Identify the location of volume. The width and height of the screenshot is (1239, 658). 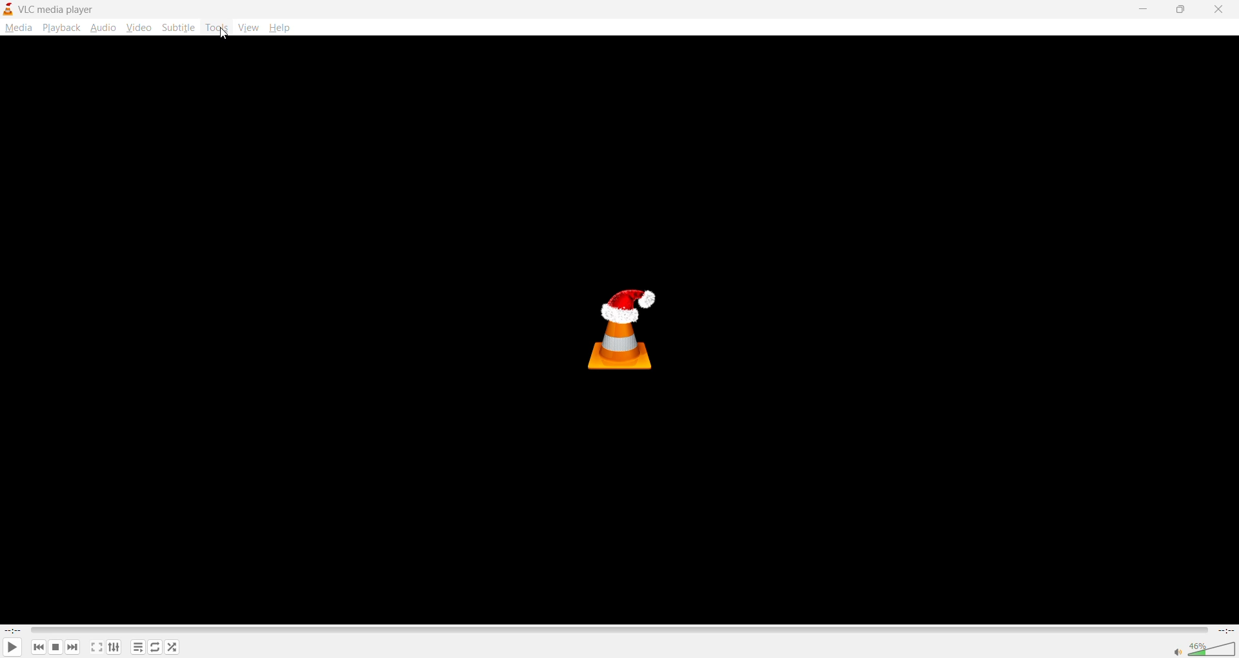
(1204, 648).